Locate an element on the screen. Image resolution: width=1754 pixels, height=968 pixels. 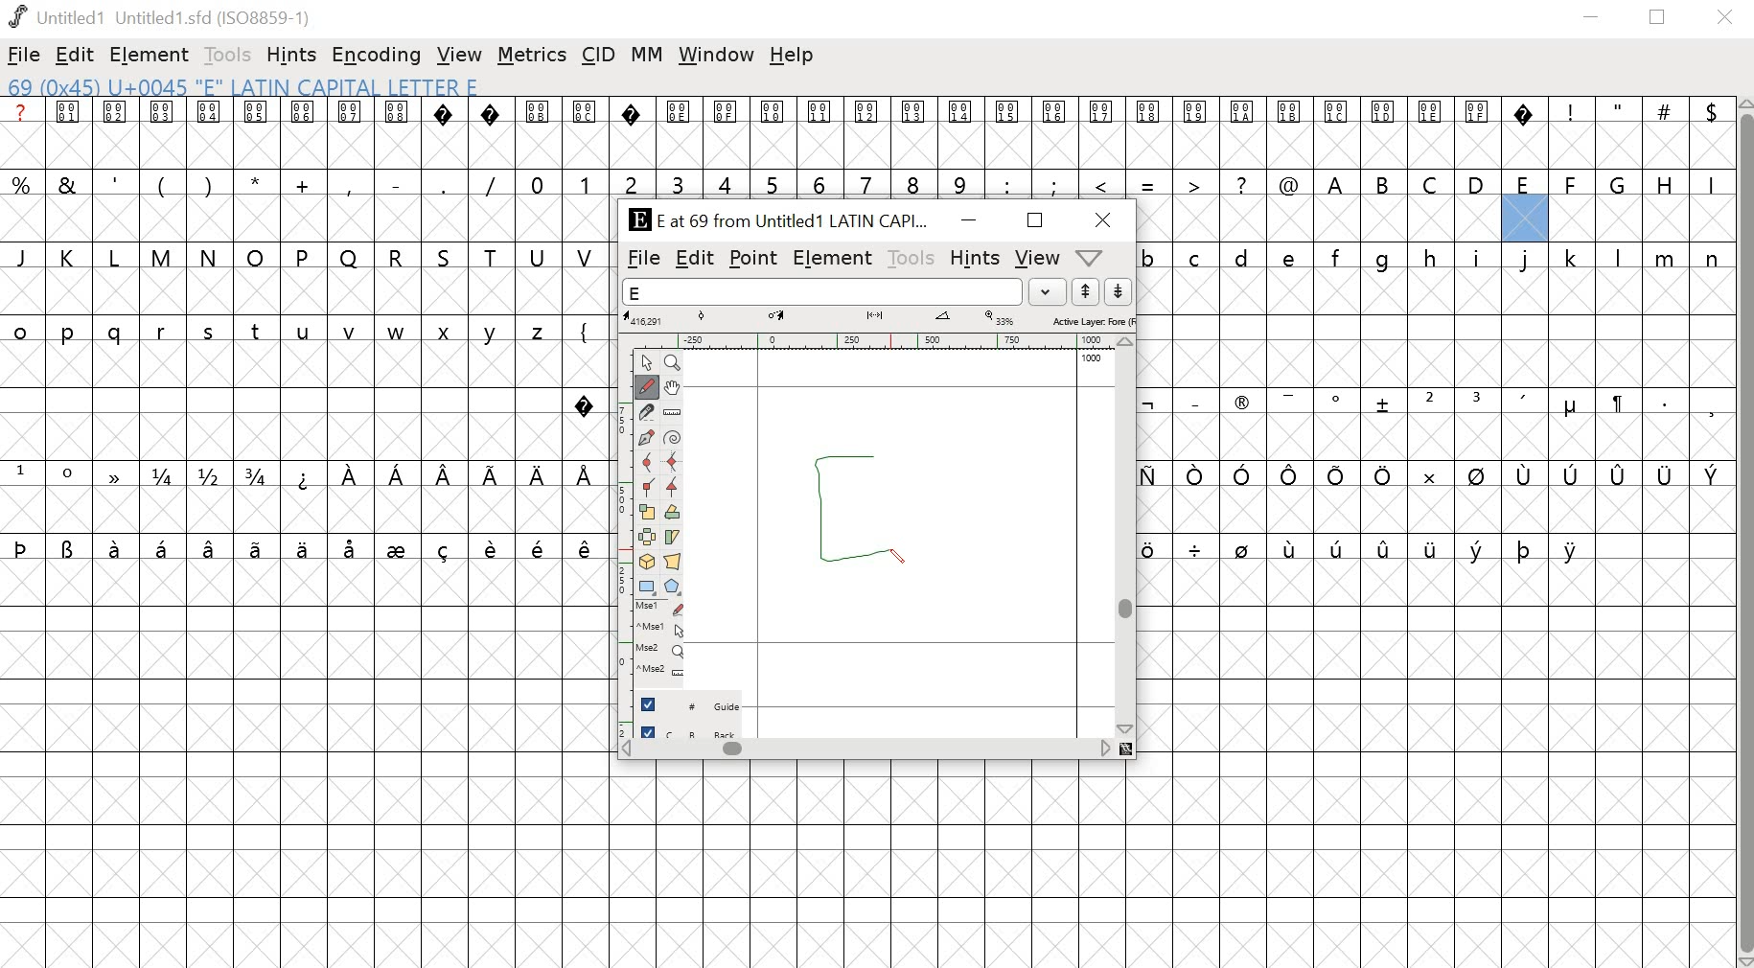
hints is located at coordinates (975, 258).